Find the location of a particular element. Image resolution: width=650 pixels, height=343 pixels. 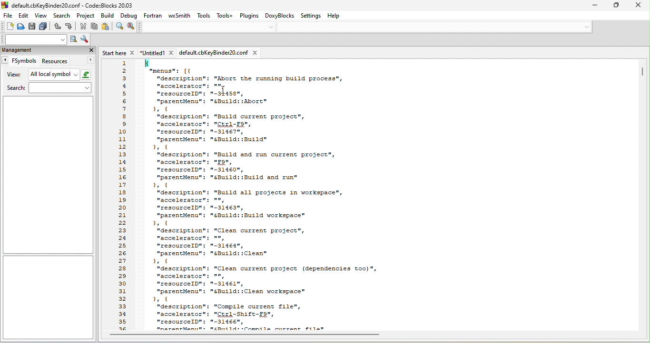

untitled1 is located at coordinates (157, 52).